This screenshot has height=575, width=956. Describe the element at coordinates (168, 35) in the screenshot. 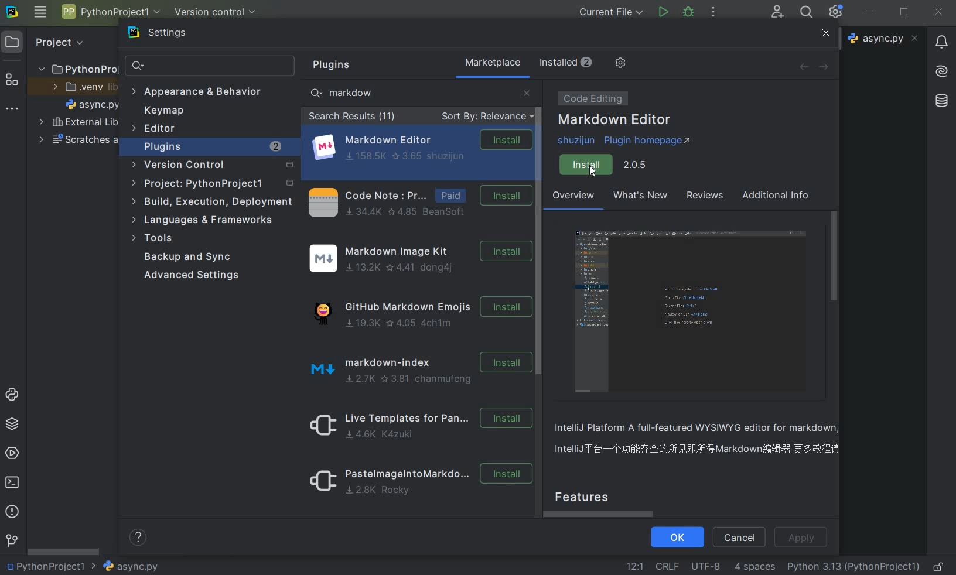

I see `settings` at that location.